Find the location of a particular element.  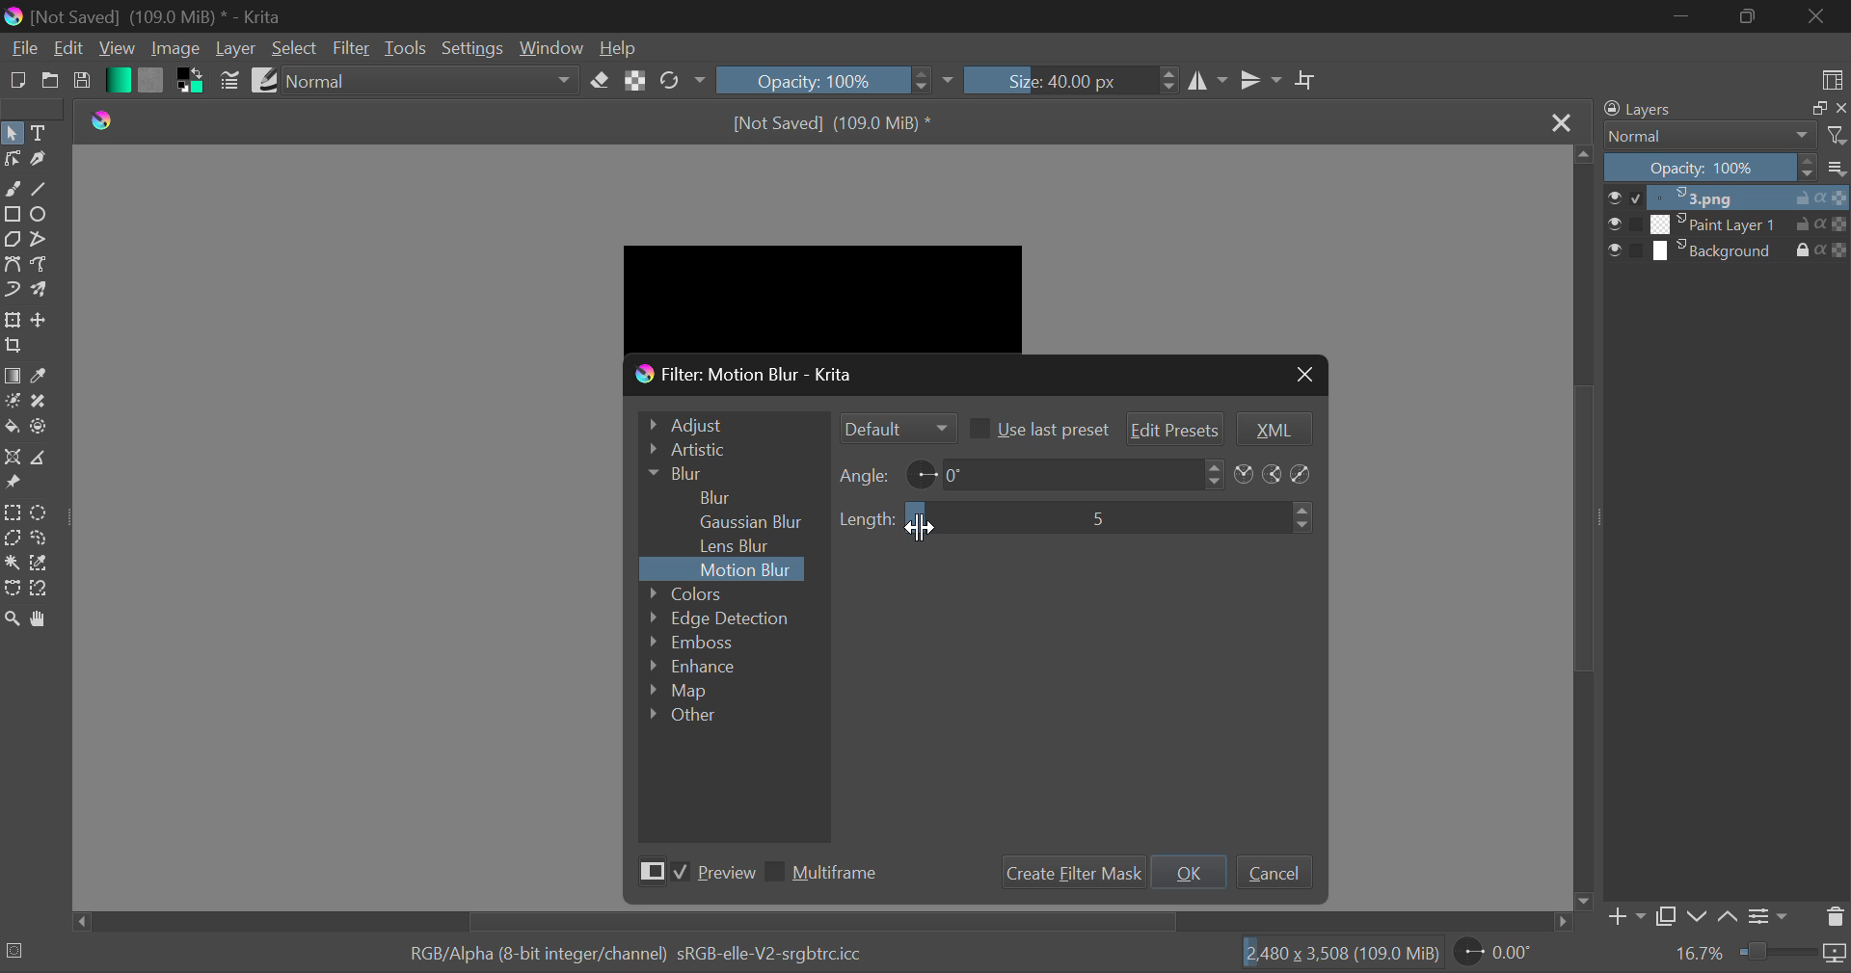

Layer is located at coordinates (236, 48).